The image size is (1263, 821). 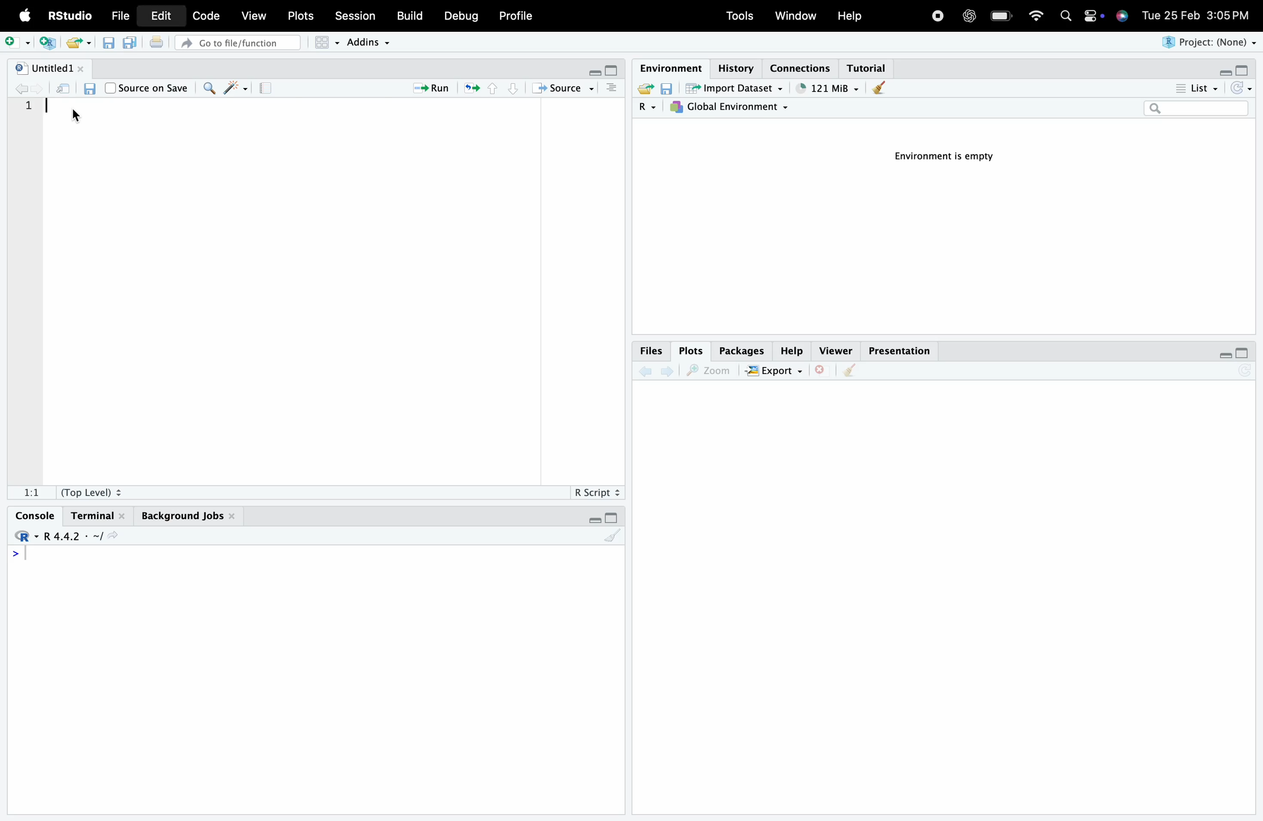 What do you see at coordinates (131, 43) in the screenshot?
I see `Save all open documents (Ctrl + Alt + S)` at bounding box center [131, 43].